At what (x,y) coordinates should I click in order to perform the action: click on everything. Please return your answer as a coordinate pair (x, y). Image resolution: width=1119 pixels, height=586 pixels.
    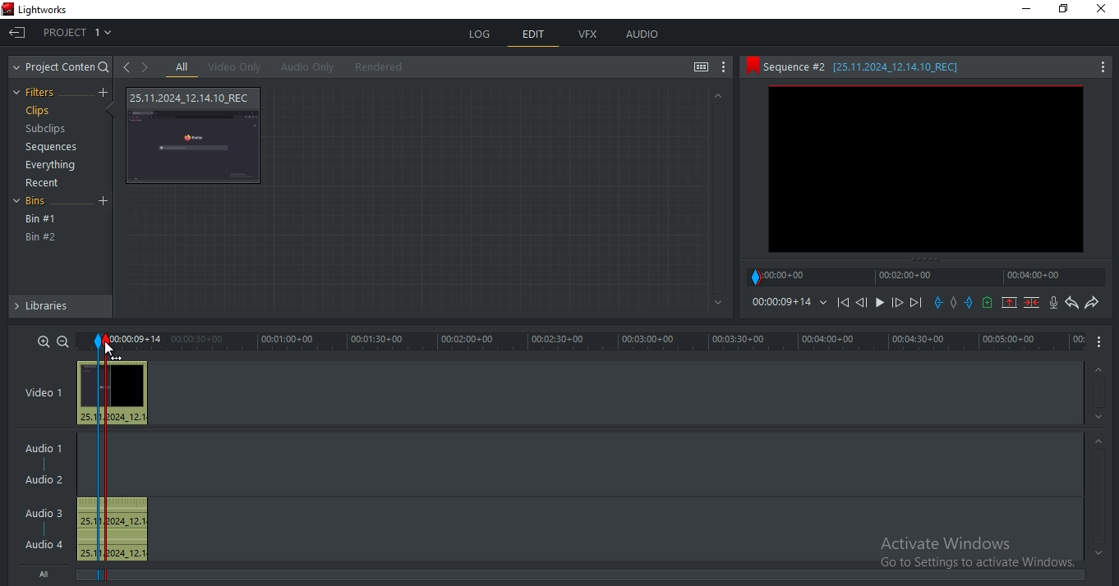
    Looking at the image, I should click on (53, 164).